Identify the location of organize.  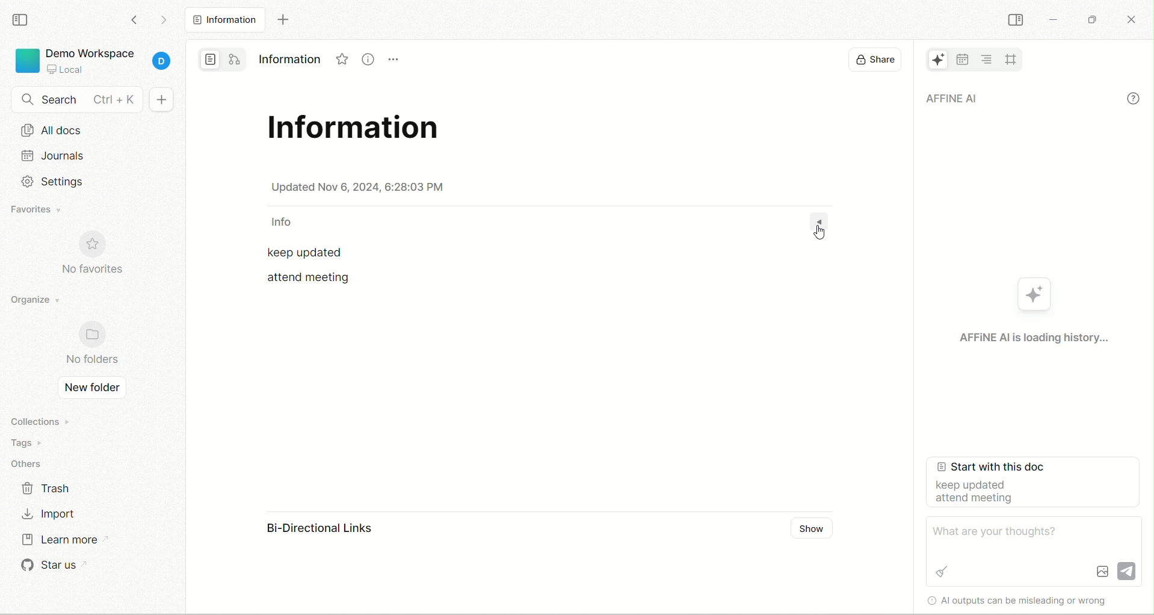
(34, 304).